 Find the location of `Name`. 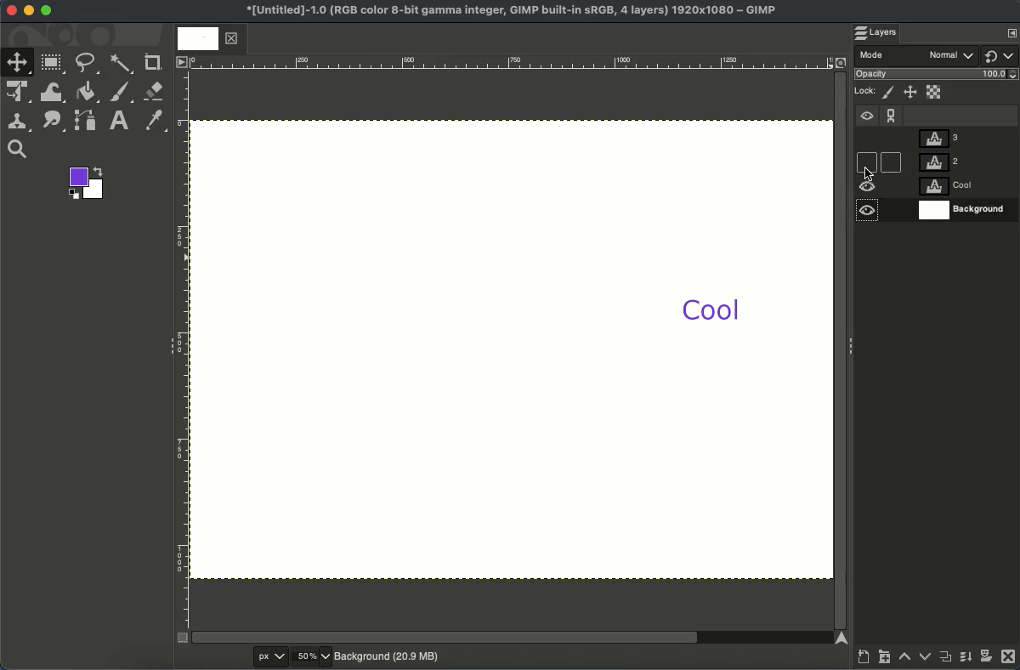

Name is located at coordinates (507, 12).